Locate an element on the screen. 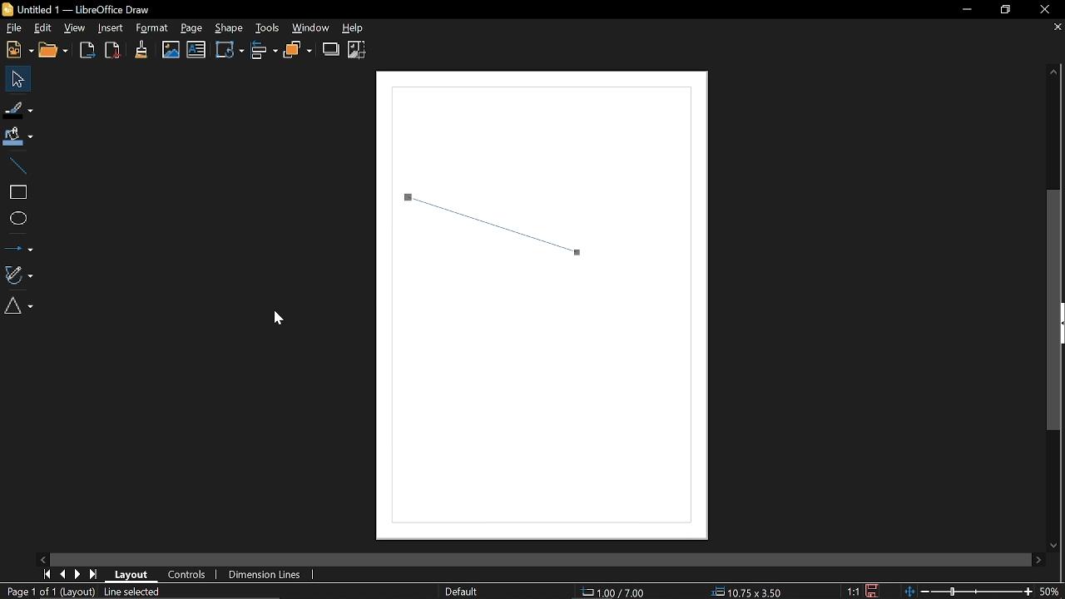 This screenshot has width=1065, height=599. Format is located at coordinates (151, 28).